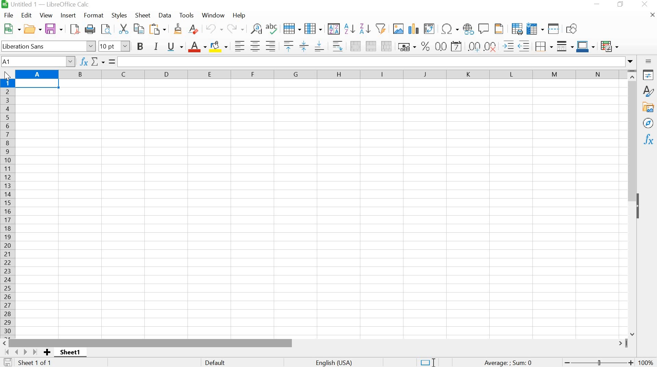  I want to click on formula, so click(111, 62).